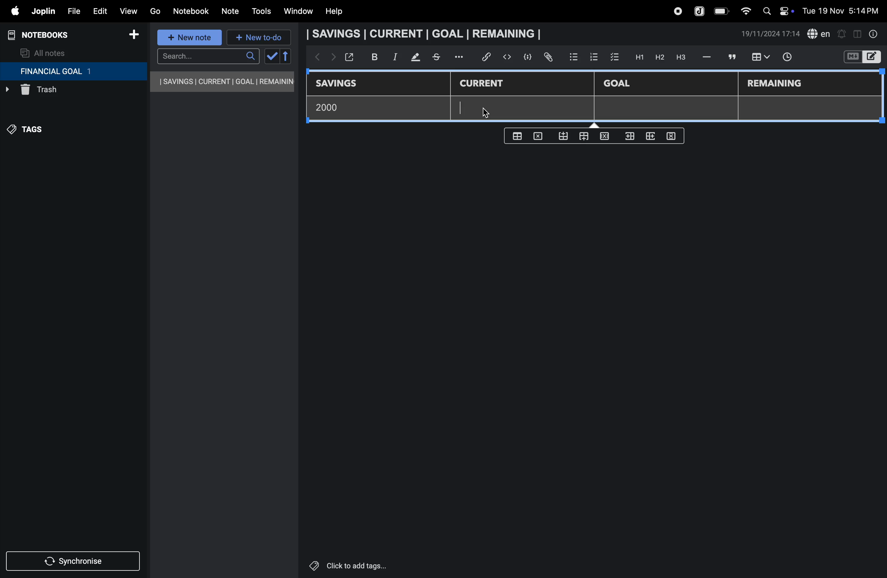 Image resolution: width=887 pixels, height=578 pixels. Describe the element at coordinates (42, 11) in the screenshot. I see `joplin menu` at that location.